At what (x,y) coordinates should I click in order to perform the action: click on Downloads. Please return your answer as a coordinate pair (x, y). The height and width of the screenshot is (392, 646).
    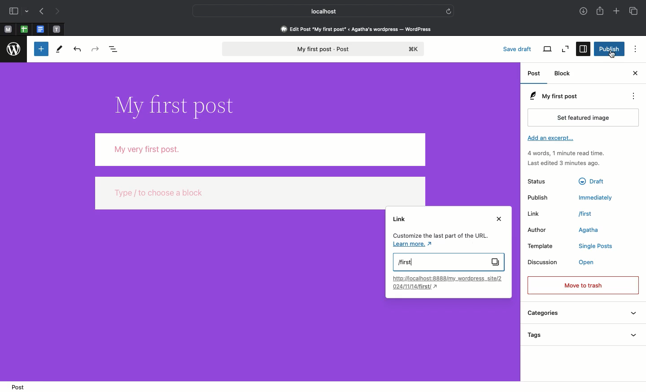
    Looking at the image, I should click on (583, 11).